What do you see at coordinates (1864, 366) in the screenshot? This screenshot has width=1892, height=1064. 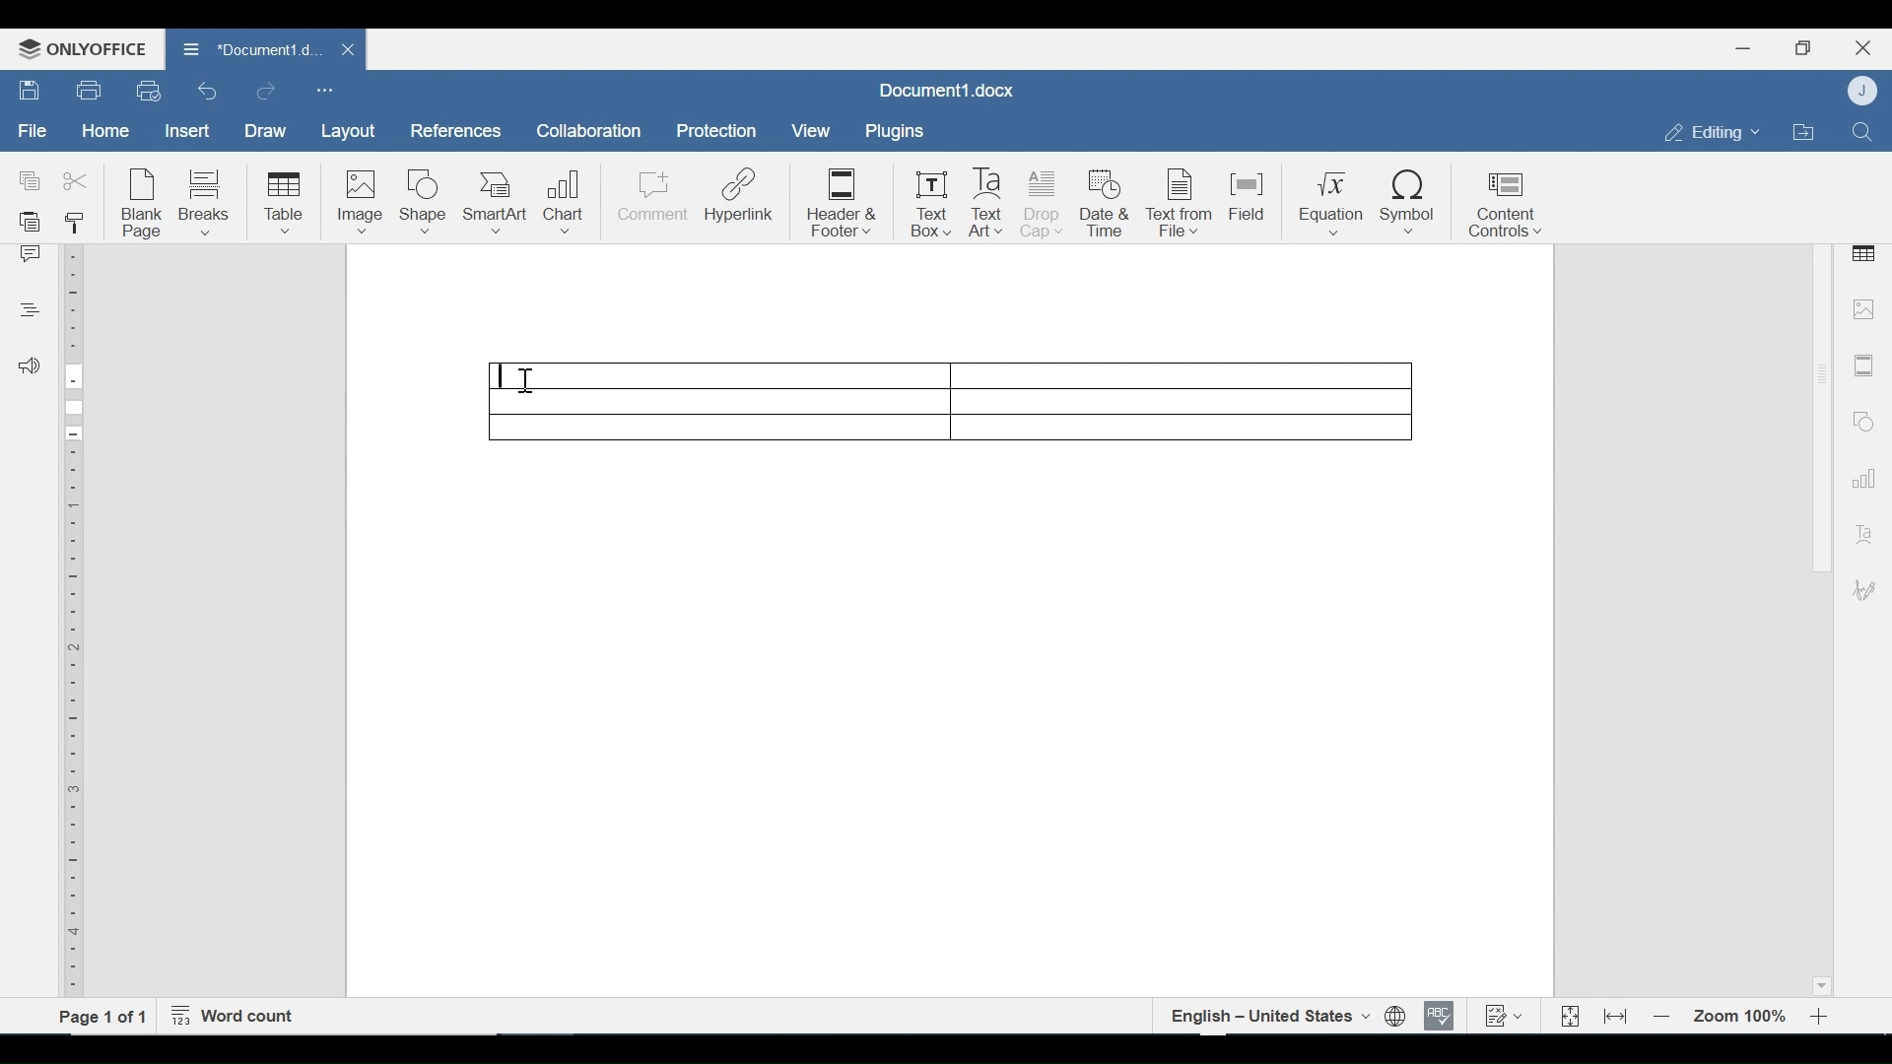 I see `Header and Footer` at bounding box center [1864, 366].